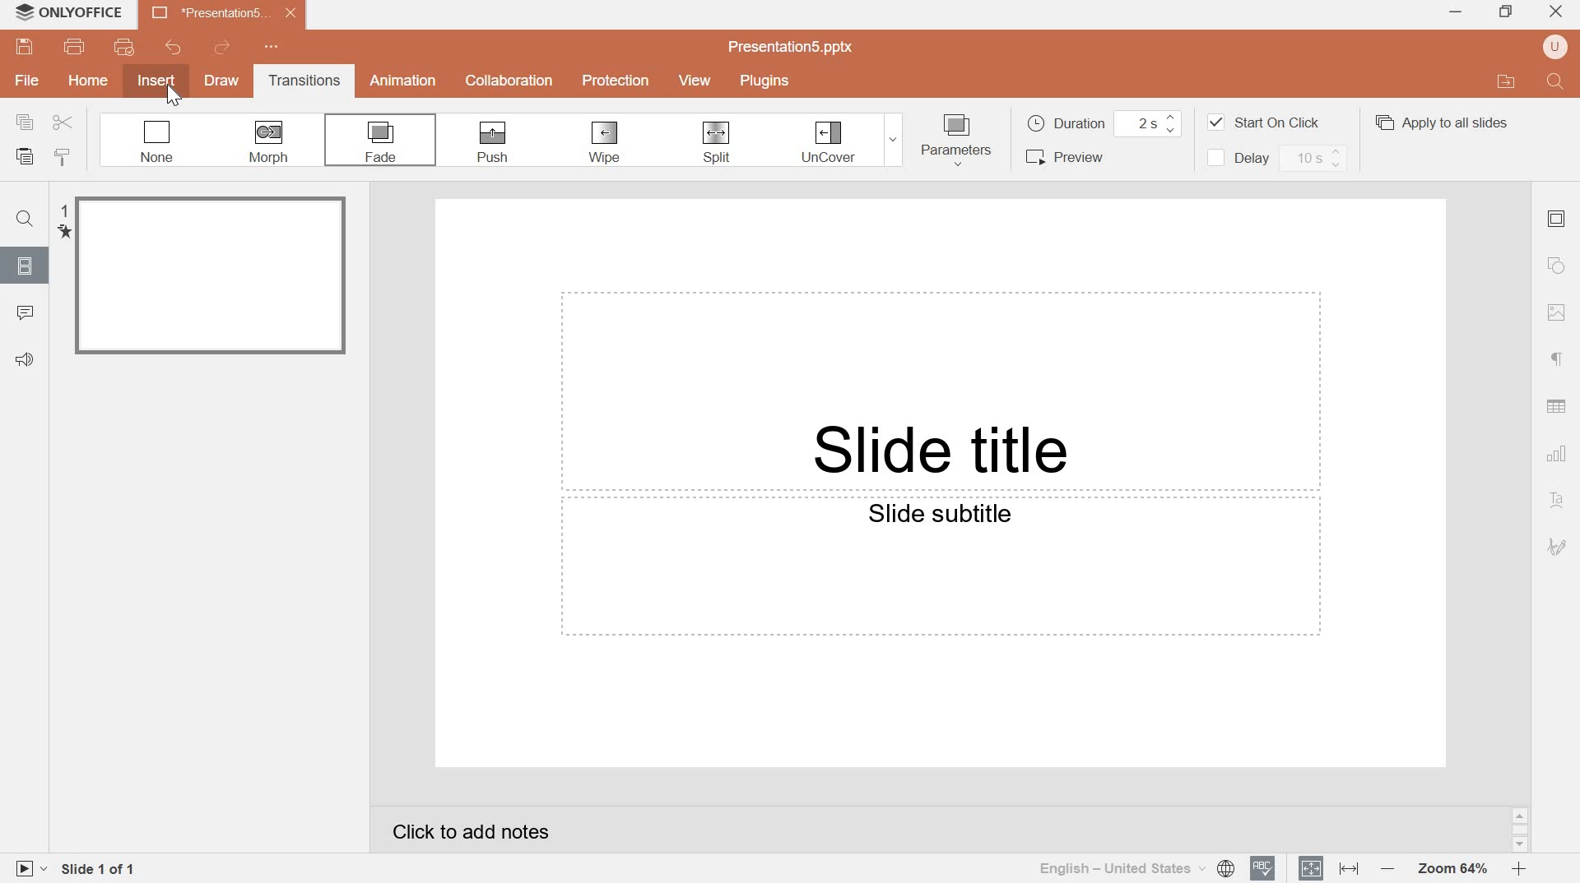 This screenshot has height=883, width=1580. I want to click on cursor, so click(175, 98).